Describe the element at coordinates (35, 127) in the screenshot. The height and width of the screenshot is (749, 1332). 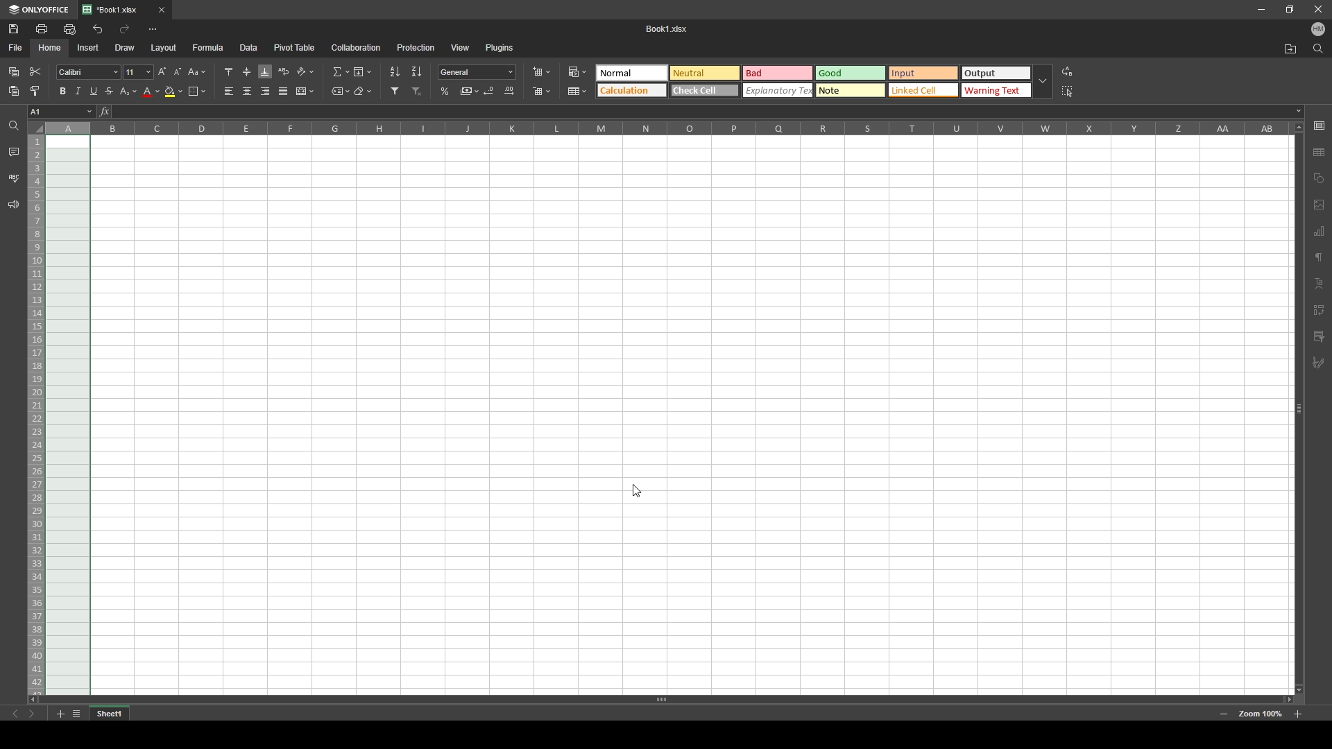
I see `select all cells` at that location.